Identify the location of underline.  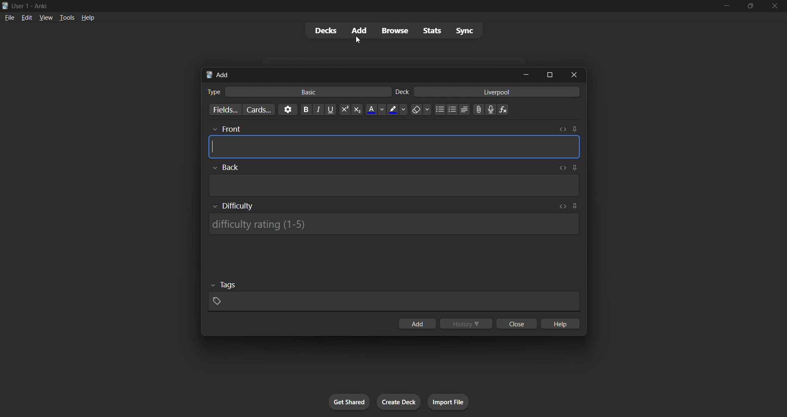
(332, 110).